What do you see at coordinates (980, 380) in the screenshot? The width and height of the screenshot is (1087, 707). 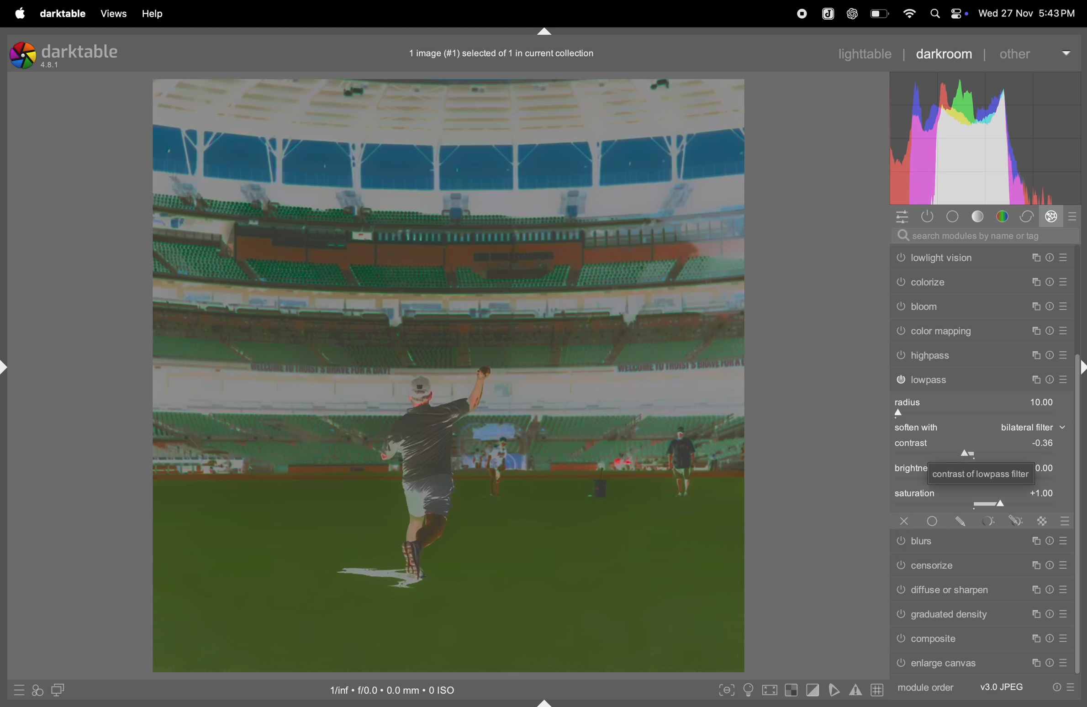 I see `lowpass` at bounding box center [980, 380].